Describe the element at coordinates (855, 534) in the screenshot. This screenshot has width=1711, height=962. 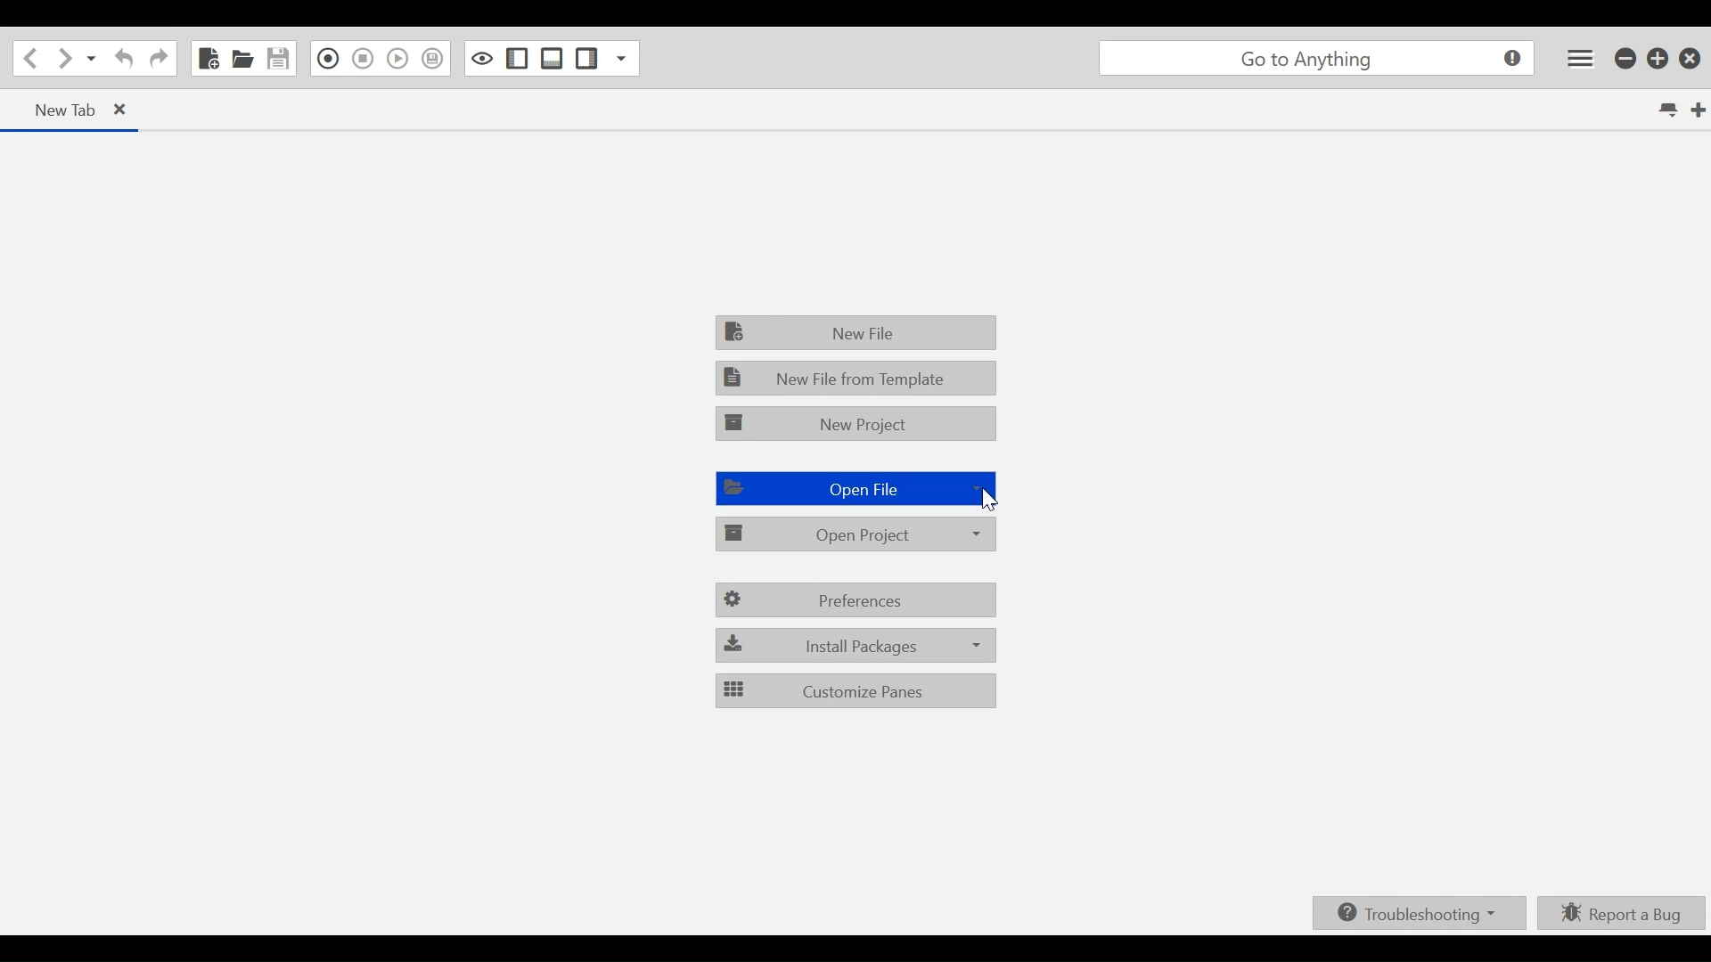
I see `Open Project` at that location.